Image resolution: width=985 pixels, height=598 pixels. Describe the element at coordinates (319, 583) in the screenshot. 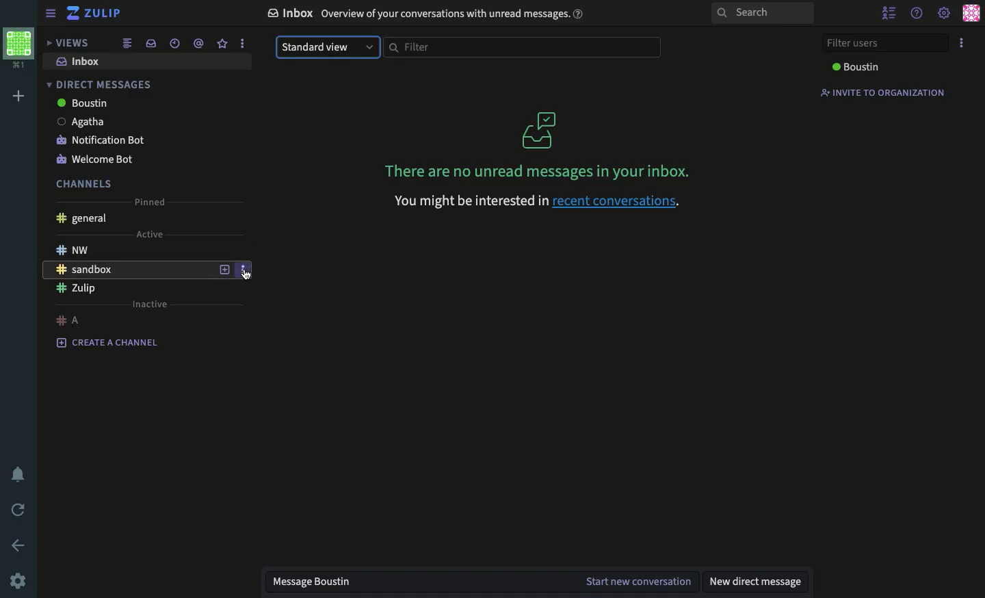

I see `message boustin` at that location.